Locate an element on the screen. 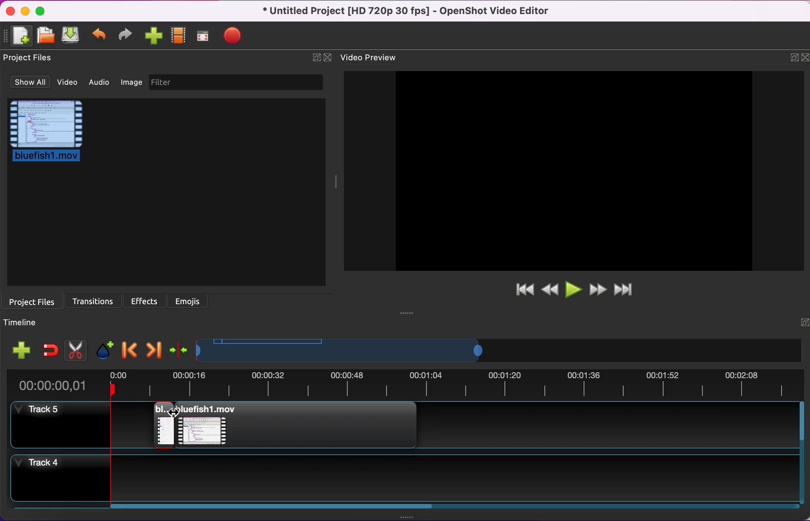  new project is located at coordinates (20, 36).